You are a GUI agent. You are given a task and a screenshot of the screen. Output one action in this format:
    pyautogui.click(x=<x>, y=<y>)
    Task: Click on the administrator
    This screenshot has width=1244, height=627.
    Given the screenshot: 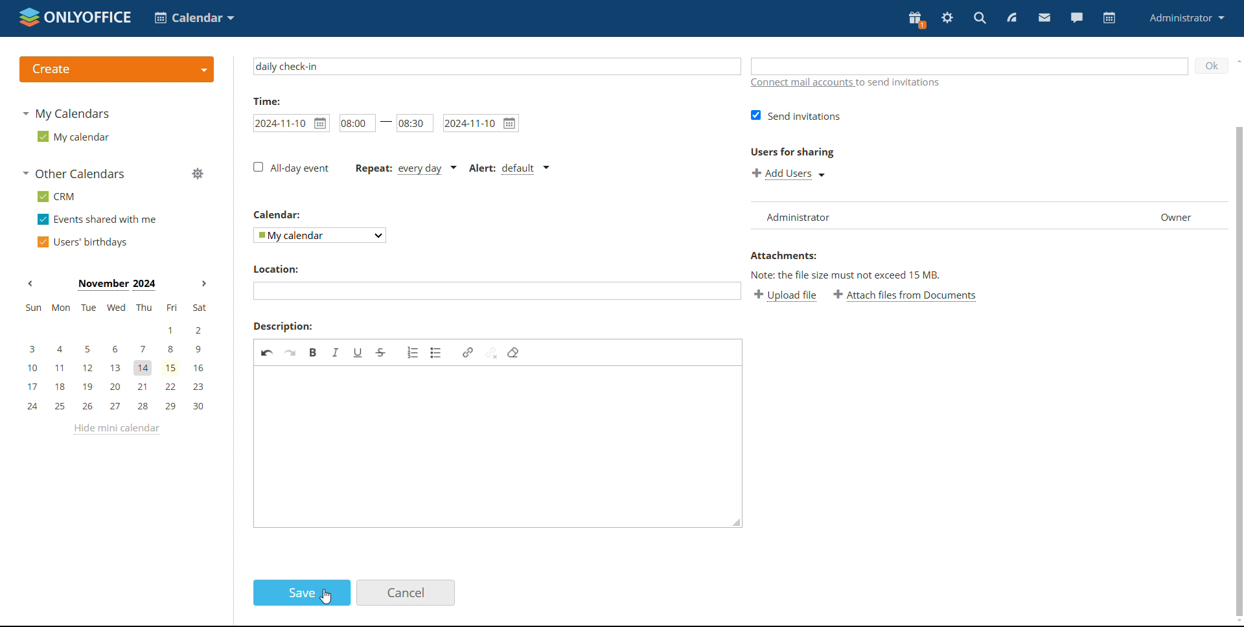 What is the action you would take?
    pyautogui.click(x=1186, y=17)
    